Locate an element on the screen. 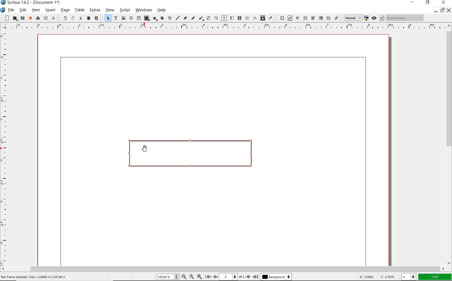 The image size is (452, 281). Bezier curve is located at coordinates (185, 19).